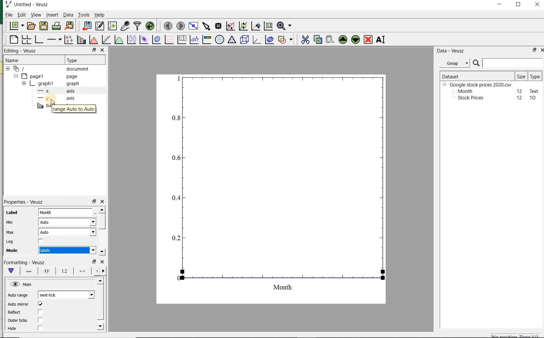 Image resolution: width=544 pixels, height=338 pixels. I want to click on histogram of a dataset, so click(93, 40).